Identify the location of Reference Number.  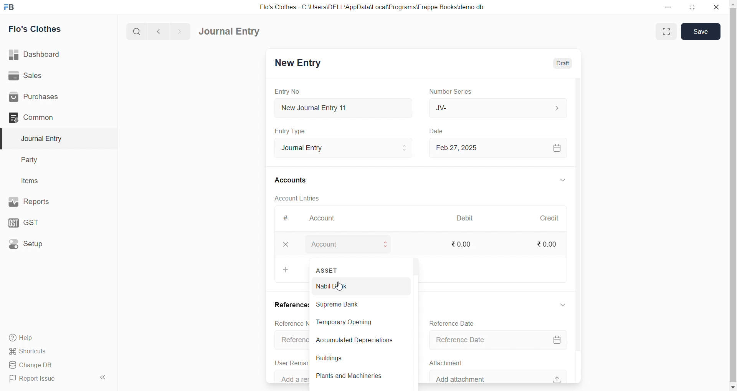
(293, 338).